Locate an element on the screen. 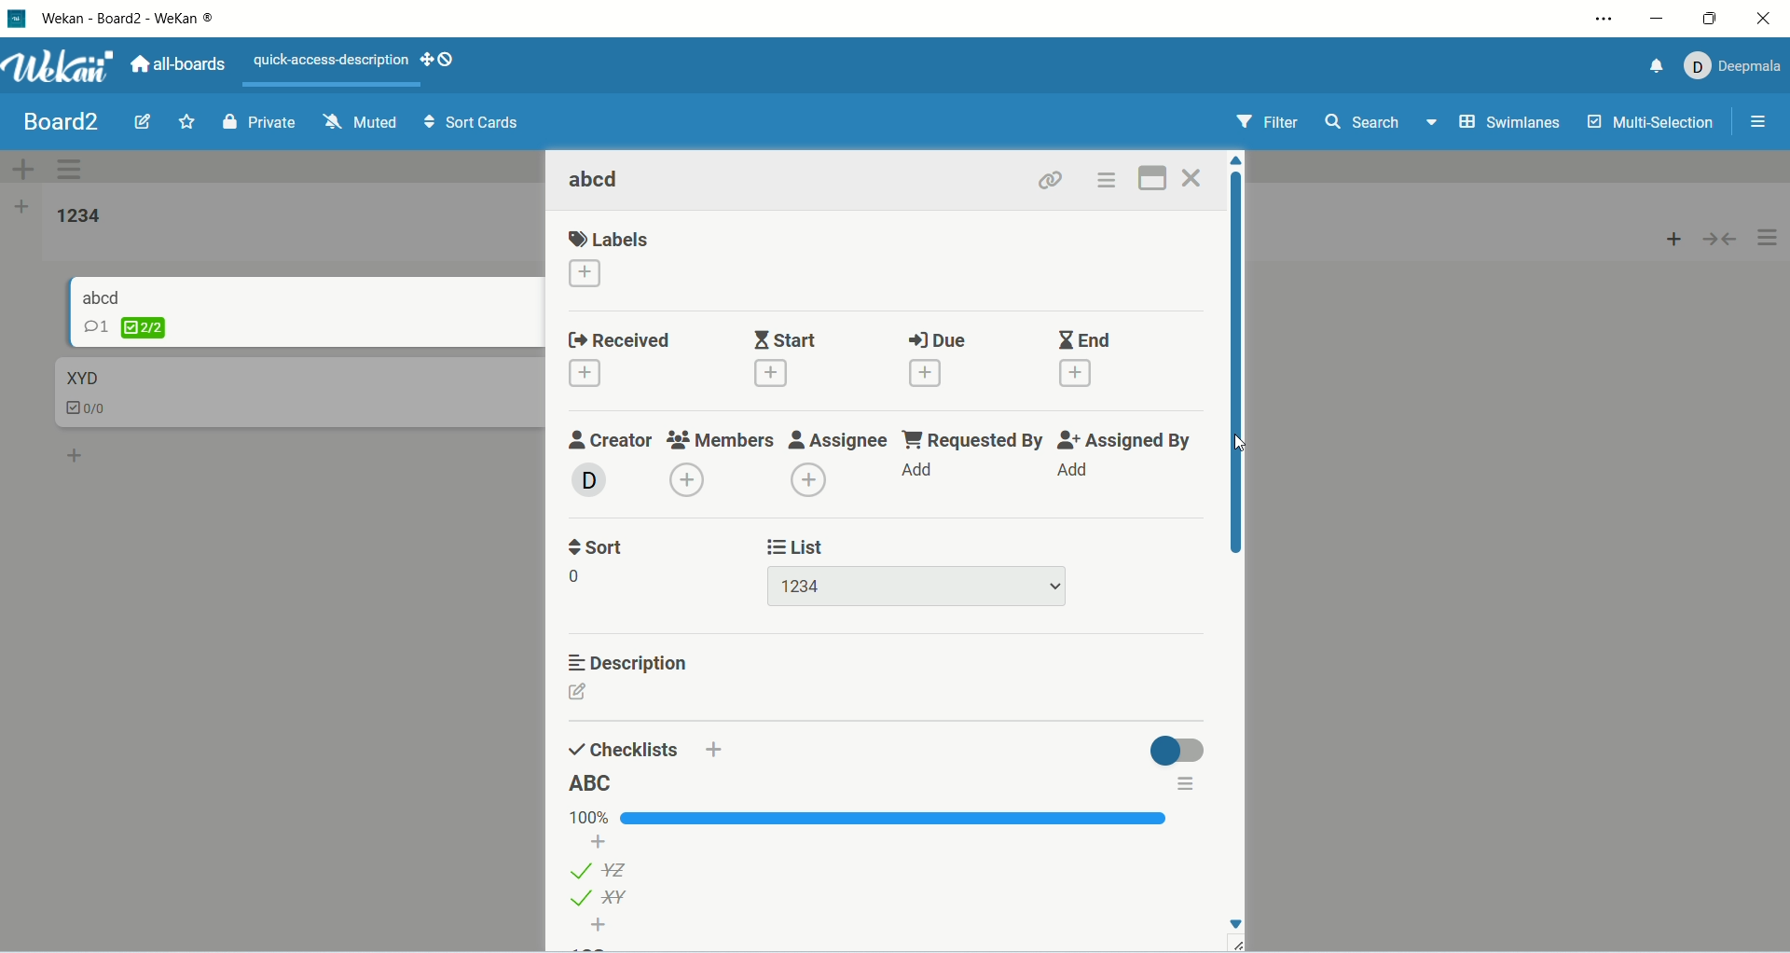 This screenshot has height=953, width=1790. edit is located at coordinates (142, 121).